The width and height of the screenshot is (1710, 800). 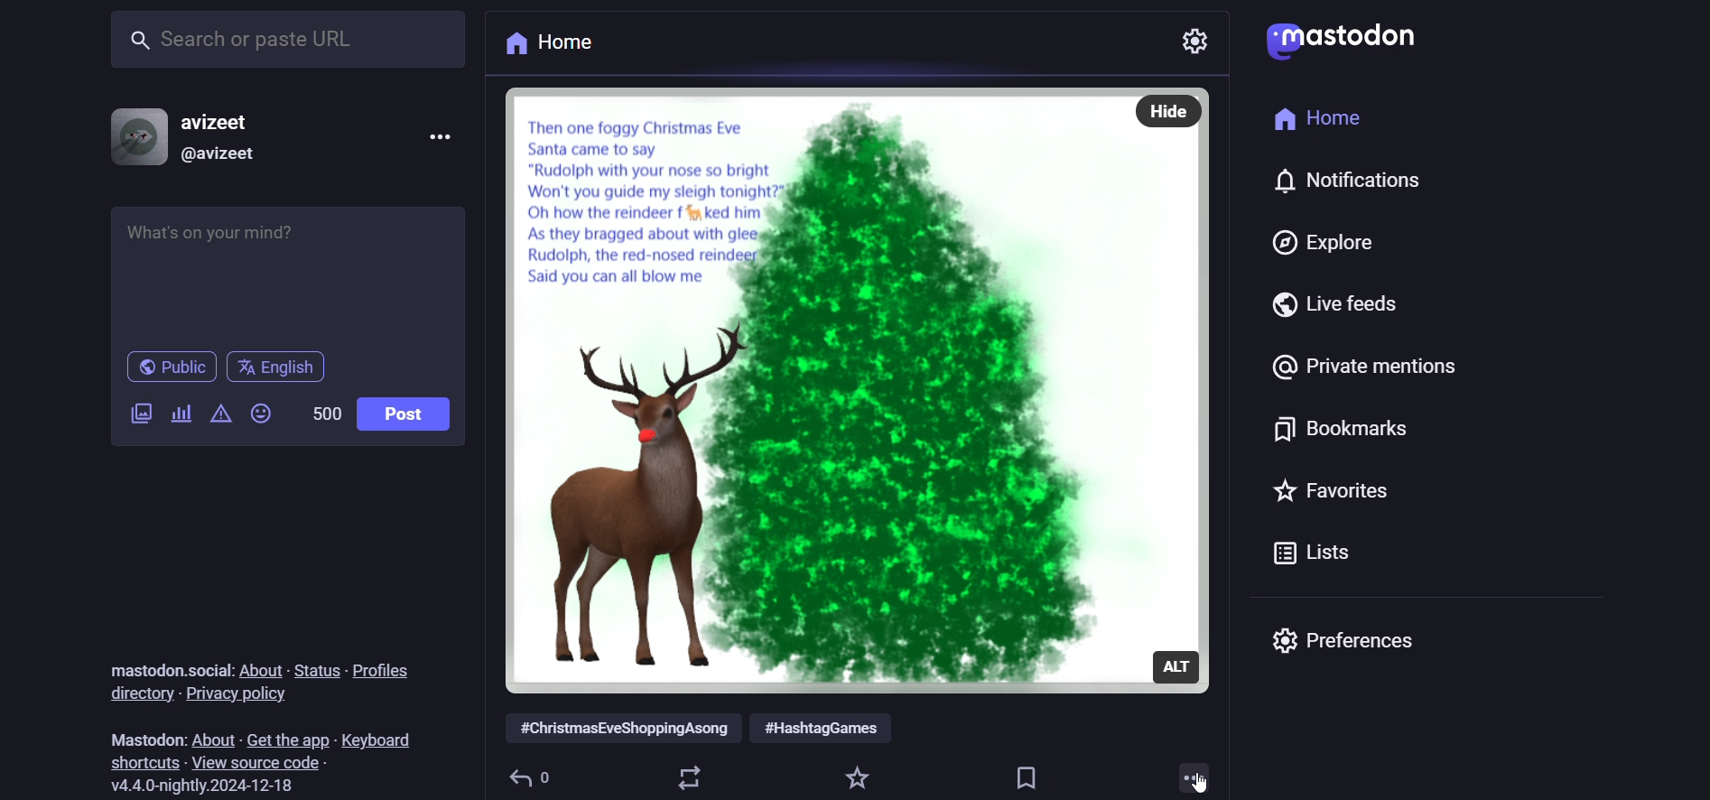 What do you see at coordinates (211, 739) in the screenshot?
I see `about` at bounding box center [211, 739].